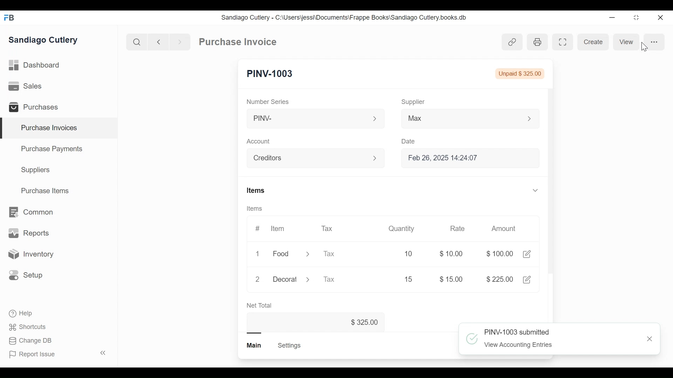 Image resolution: width=673 pixels, height=378 pixels. What do you see at coordinates (257, 254) in the screenshot?
I see `1` at bounding box center [257, 254].